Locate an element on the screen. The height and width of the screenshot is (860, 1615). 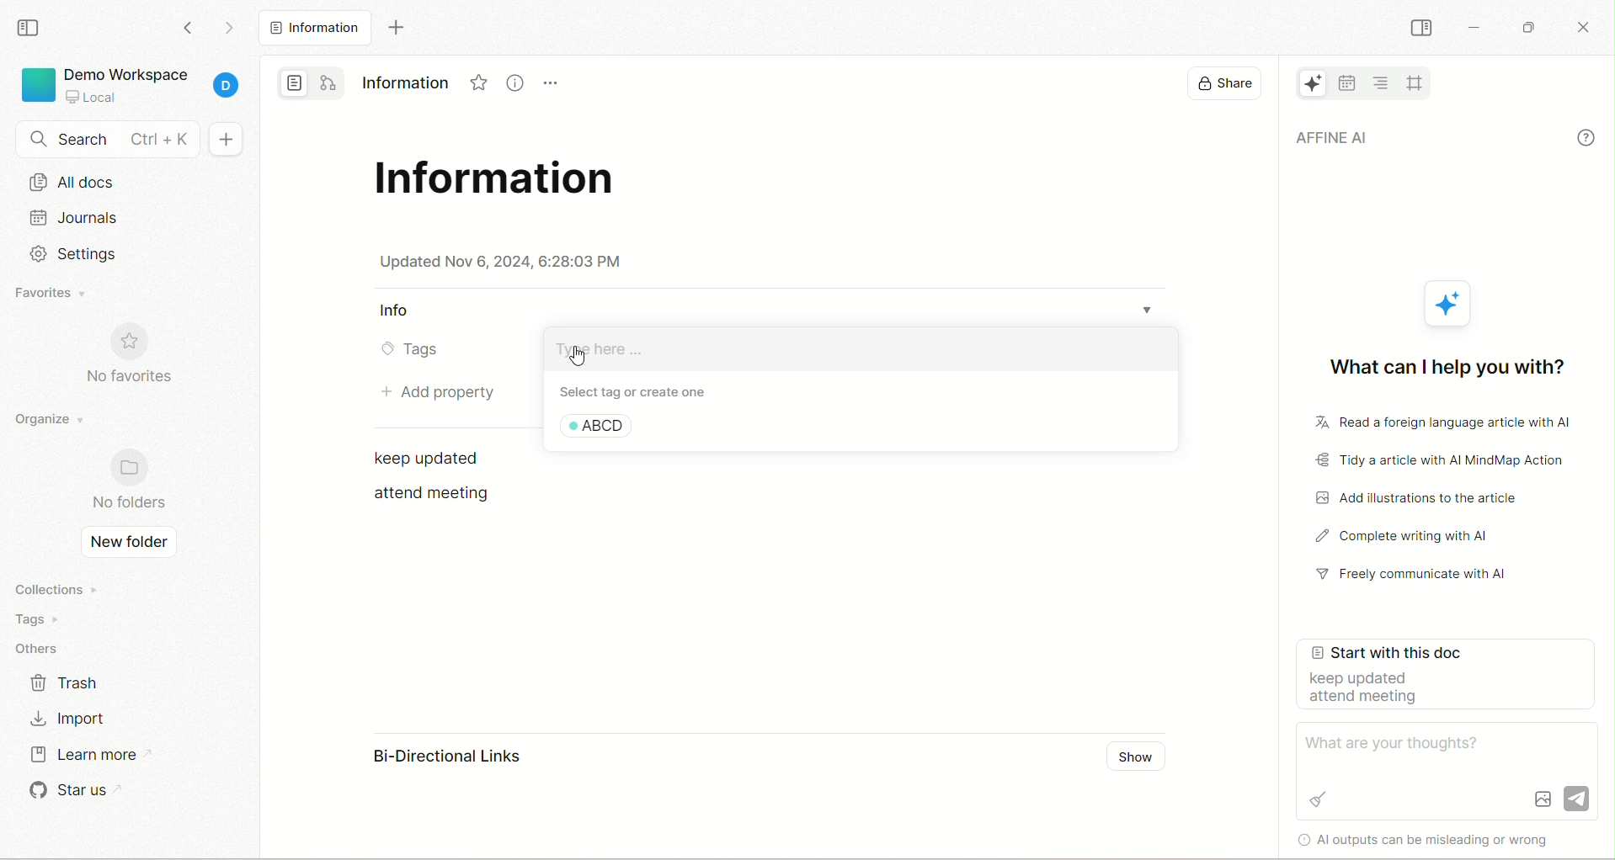
journal is located at coordinates (131, 222).